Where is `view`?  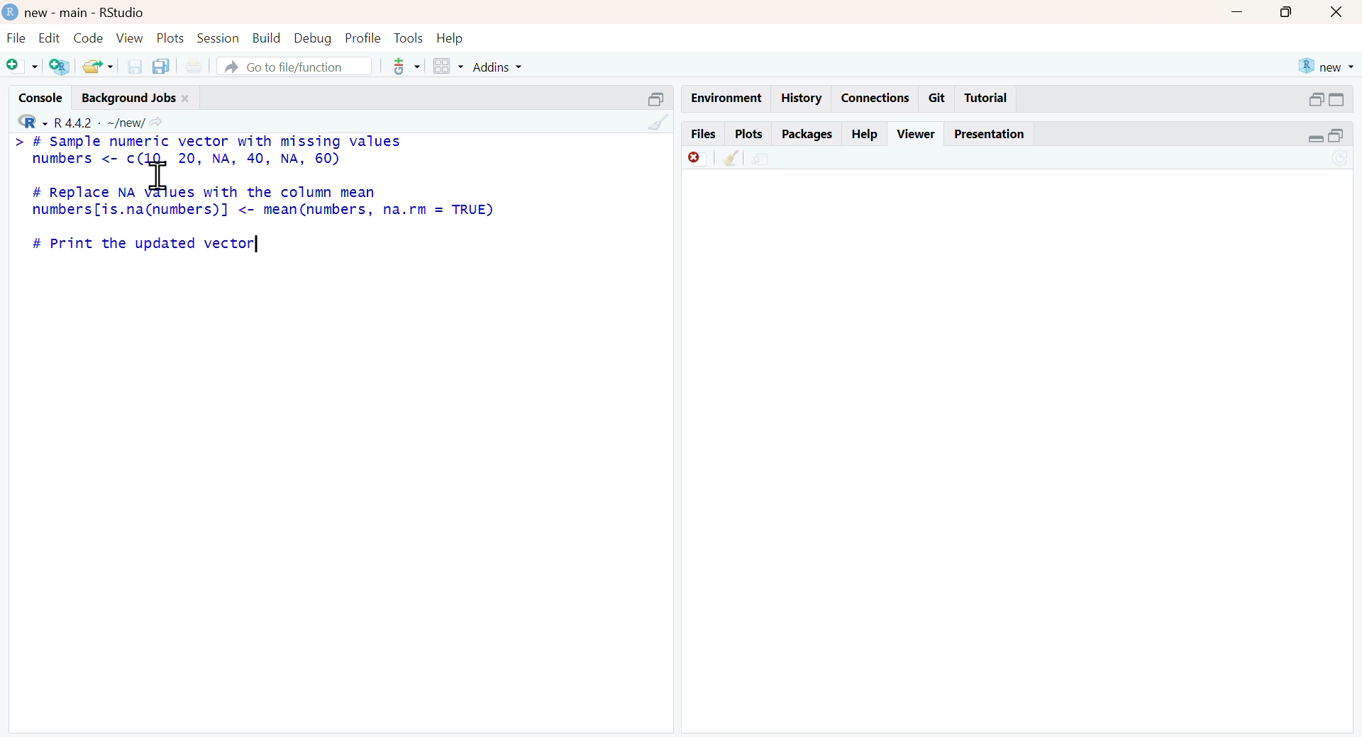 view is located at coordinates (130, 39).